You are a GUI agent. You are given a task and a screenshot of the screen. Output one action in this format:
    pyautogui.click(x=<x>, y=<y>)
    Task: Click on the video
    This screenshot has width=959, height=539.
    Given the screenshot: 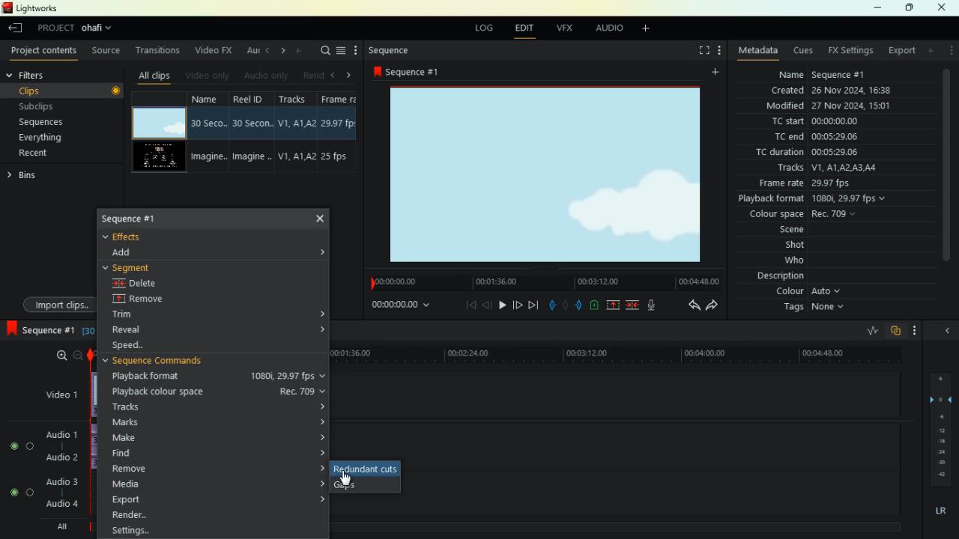 What is the action you would take?
    pyautogui.click(x=55, y=392)
    